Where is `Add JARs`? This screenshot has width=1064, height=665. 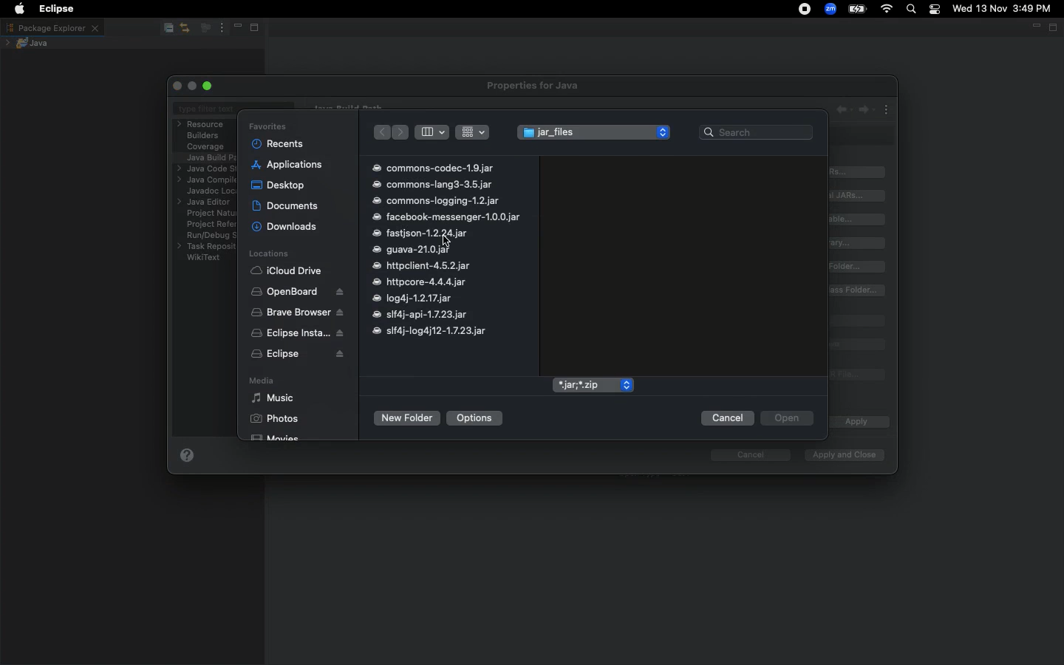 Add JARs is located at coordinates (859, 172).